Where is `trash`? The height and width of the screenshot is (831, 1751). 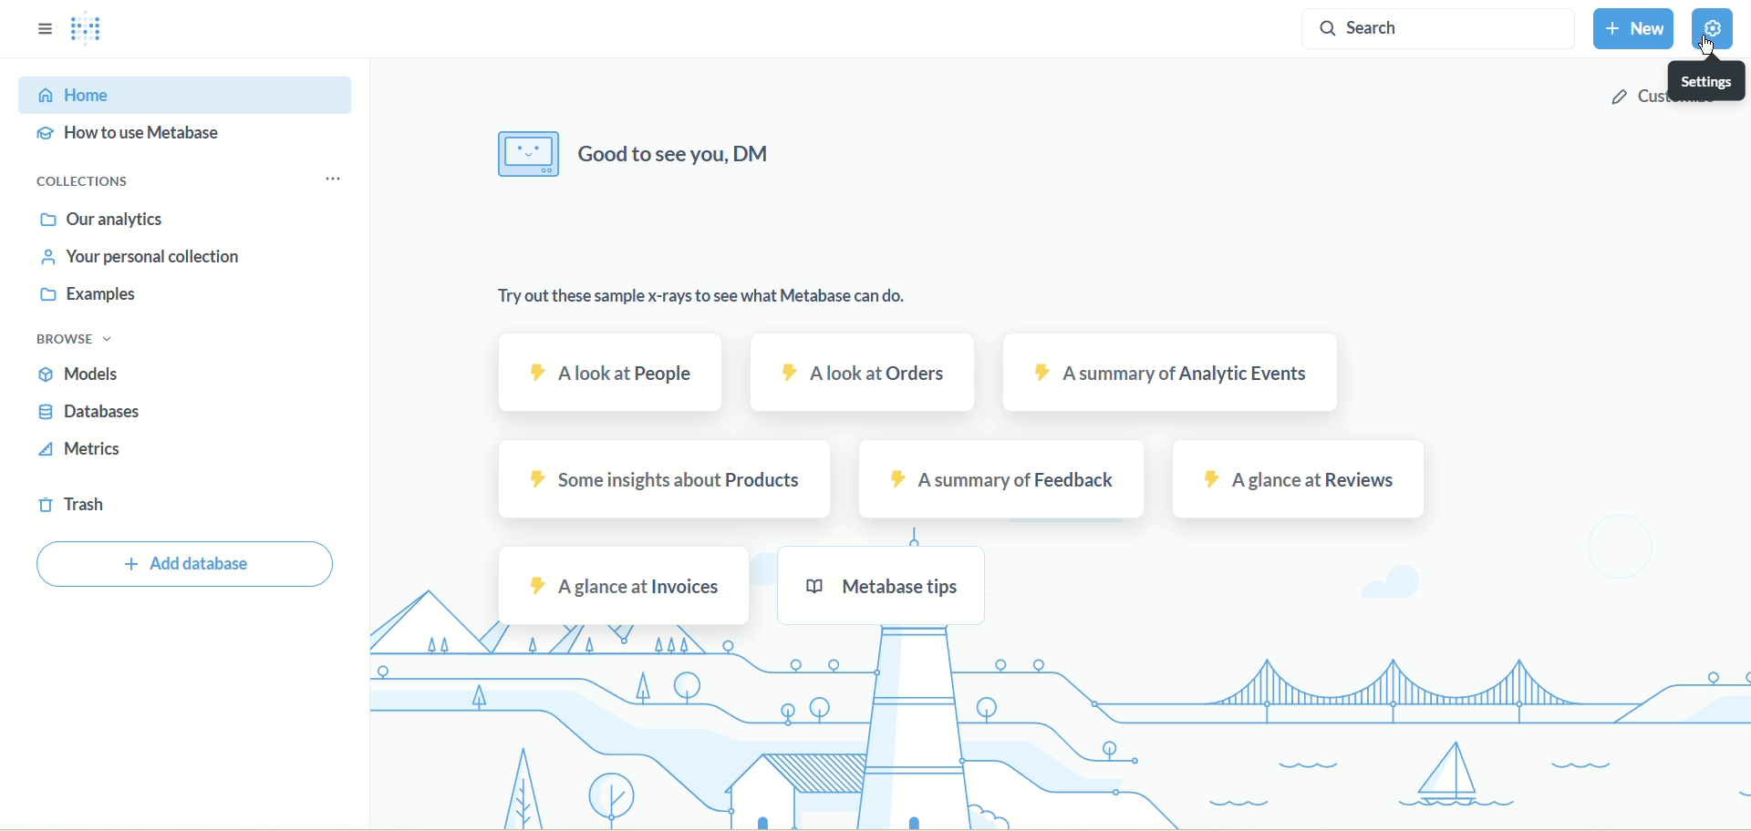
trash is located at coordinates (78, 505).